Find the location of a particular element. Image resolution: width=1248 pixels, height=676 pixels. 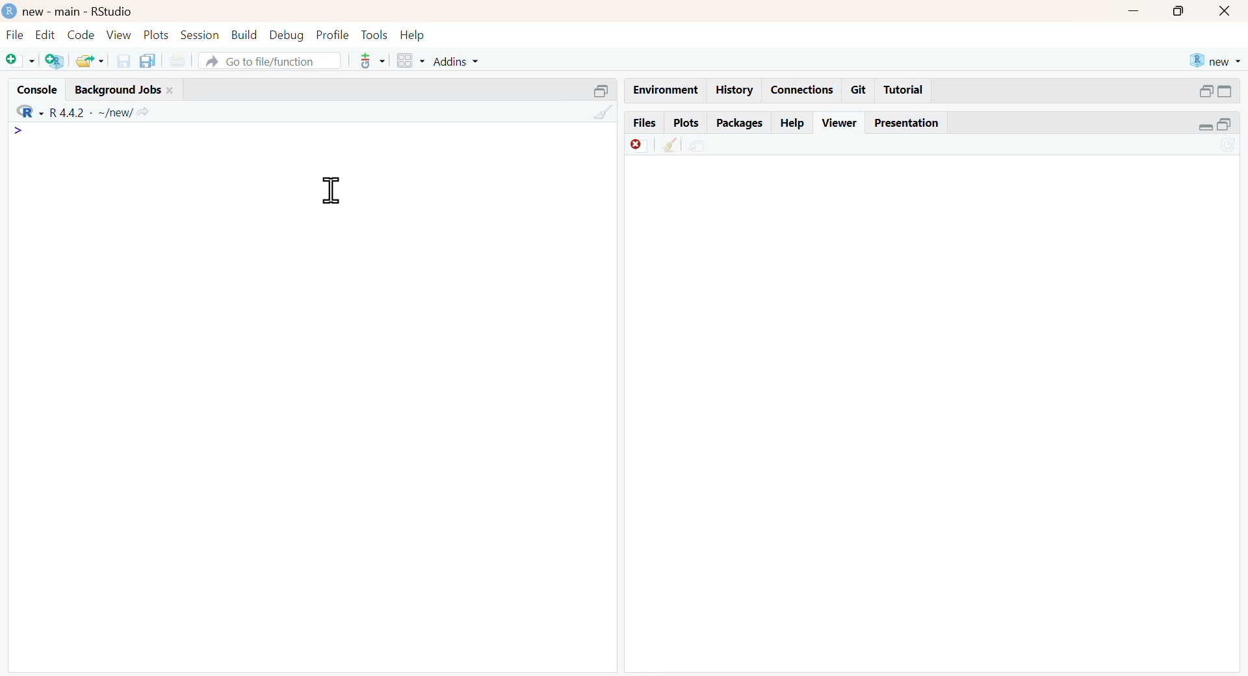

Show in new window is located at coordinates (697, 144).